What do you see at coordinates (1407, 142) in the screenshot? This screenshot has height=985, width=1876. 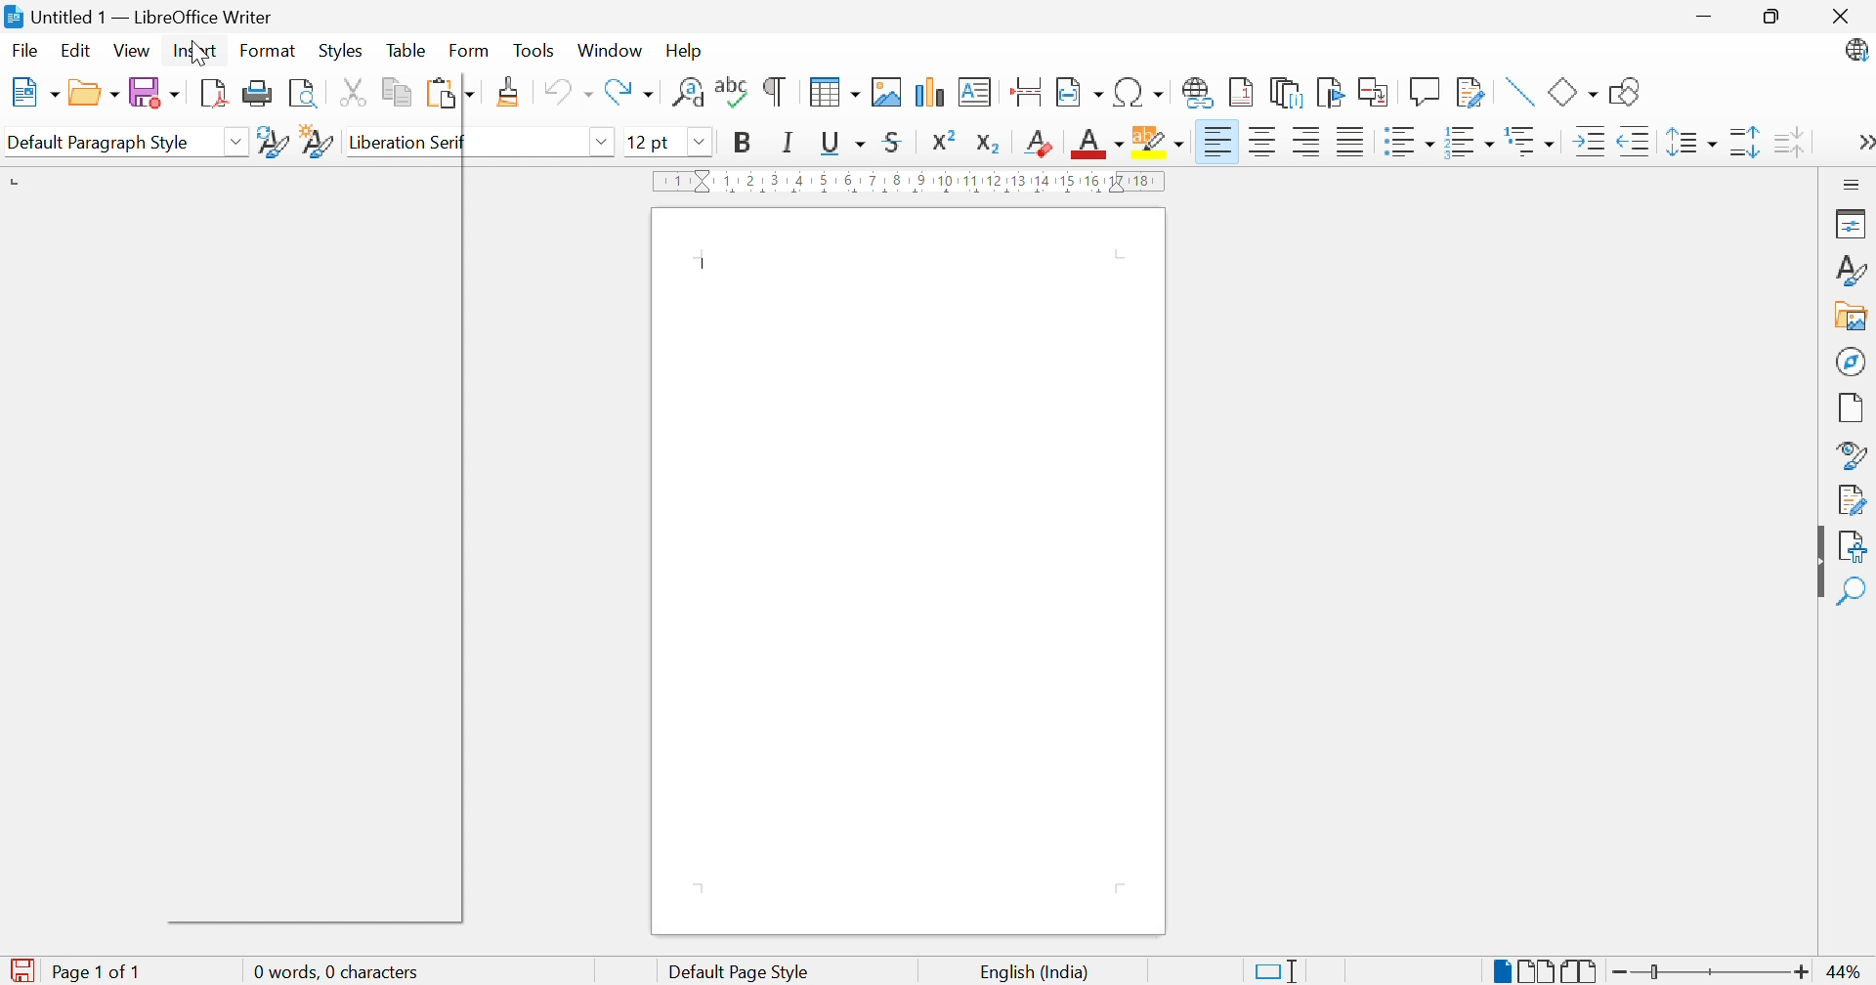 I see `Toggle unordered list` at bounding box center [1407, 142].